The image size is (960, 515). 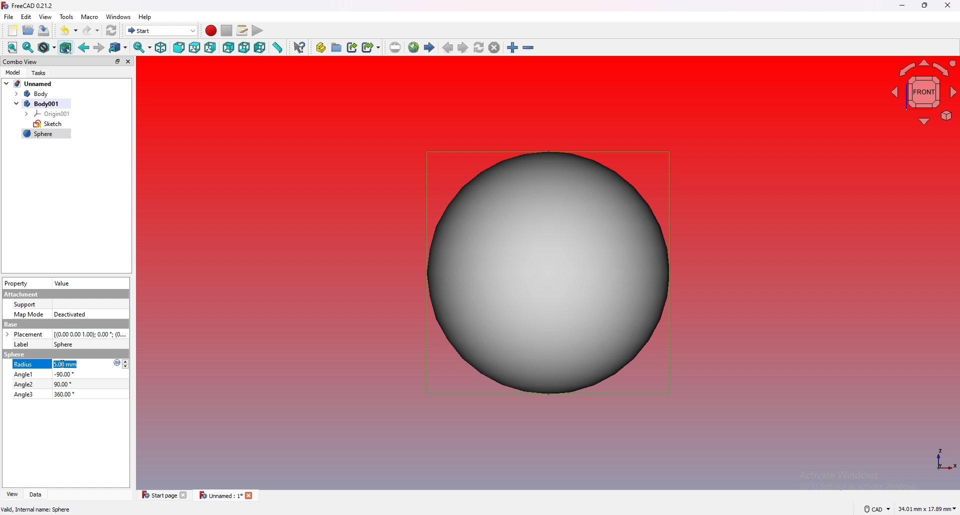 What do you see at coordinates (28, 30) in the screenshot?
I see `open` at bounding box center [28, 30].